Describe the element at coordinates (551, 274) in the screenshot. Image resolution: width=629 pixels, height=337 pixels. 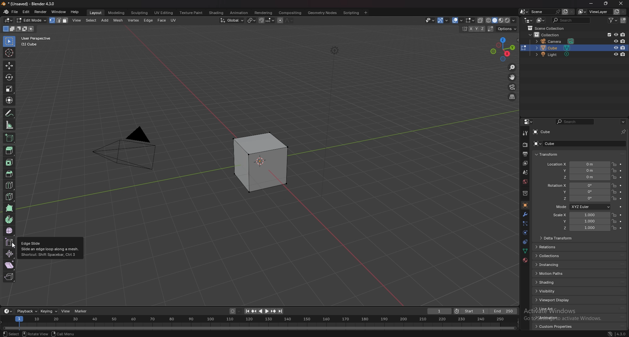
I see `motion paths` at that location.